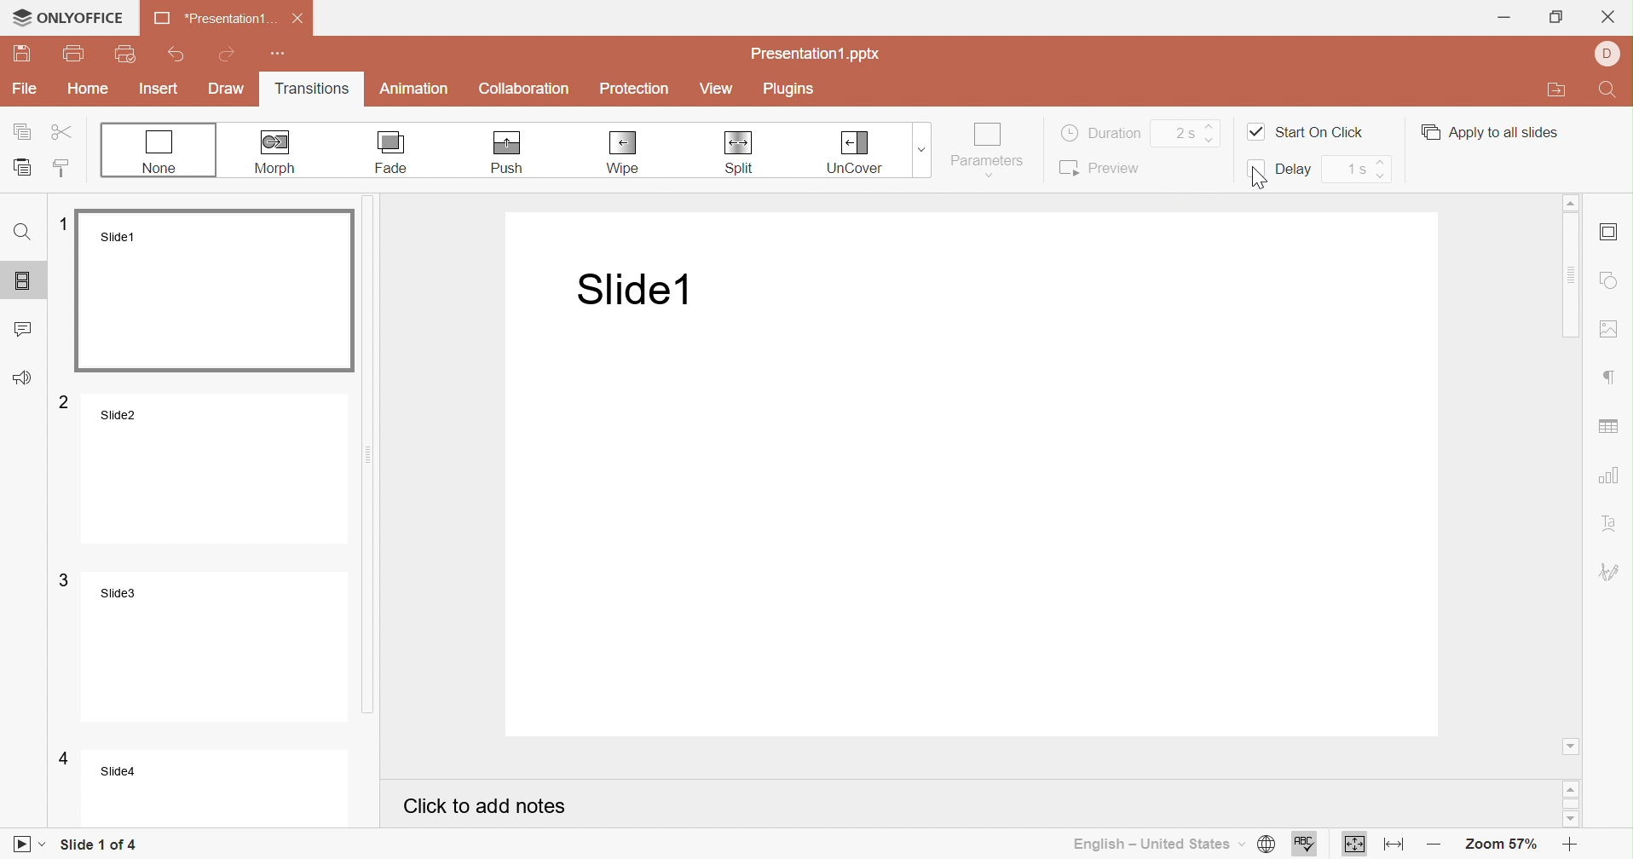 Image resolution: width=1633 pixels, height=859 pixels. What do you see at coordinates (1214, 140) in the screenshot?
I see `Decrease duration` at bounding box center [1214, 140].